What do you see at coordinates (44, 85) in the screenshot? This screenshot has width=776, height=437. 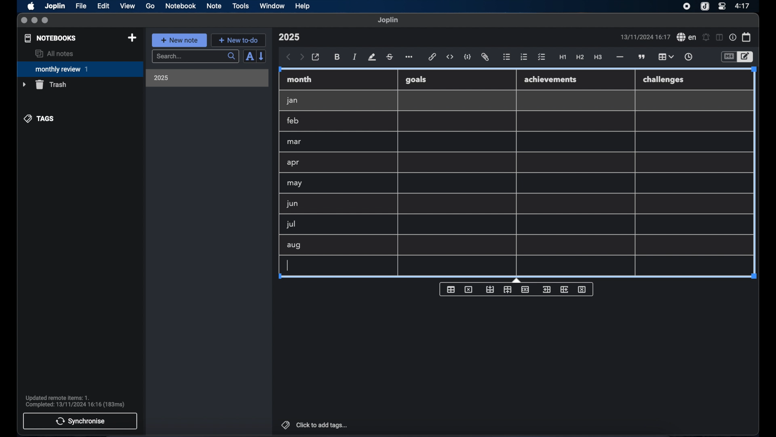 I see `trash` at bounding box center [44, 85].